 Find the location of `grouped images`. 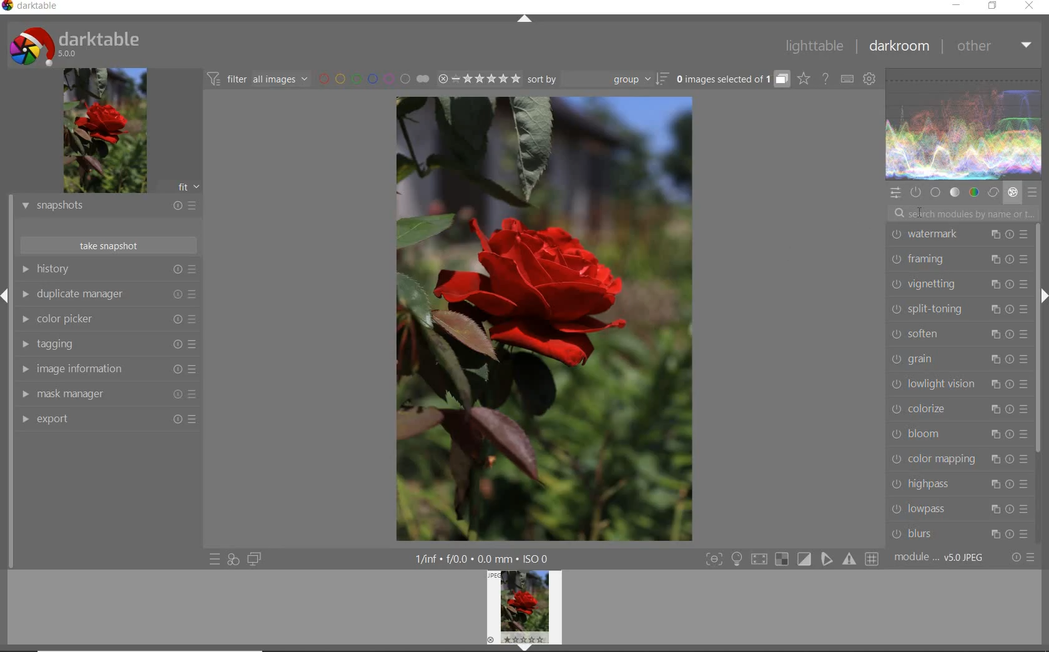

grouped images is located at coordinates (731, 80).